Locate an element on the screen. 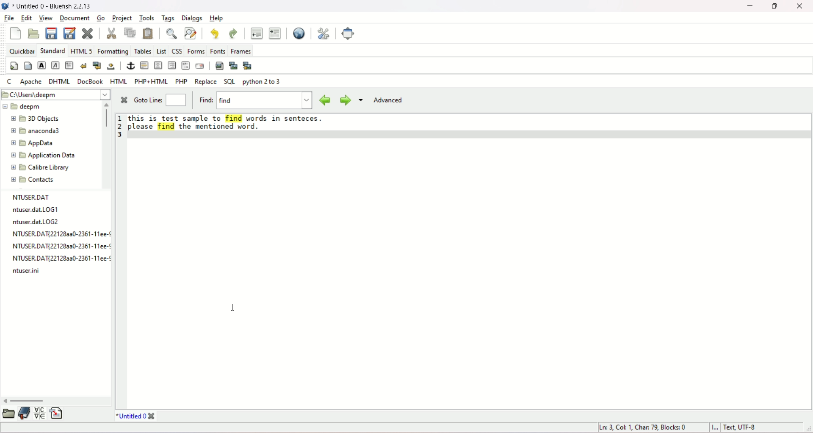 Image resolution: width=813 pixels, height=433 pixels. quickbar is located at coordinates (22, 51).